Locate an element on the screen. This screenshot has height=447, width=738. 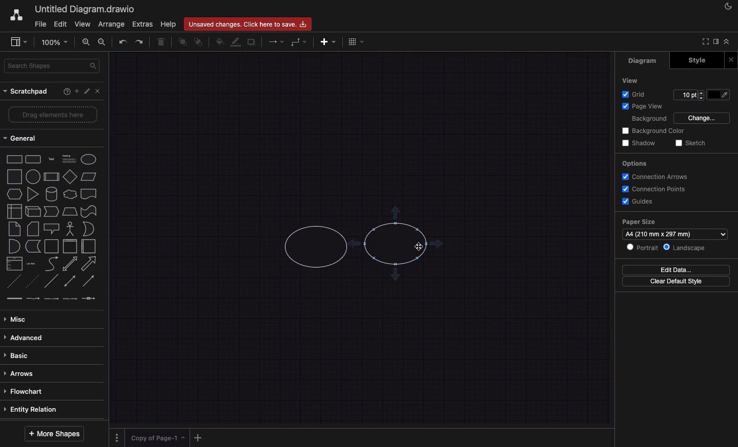
fill color is located at coordinates (218, 42).